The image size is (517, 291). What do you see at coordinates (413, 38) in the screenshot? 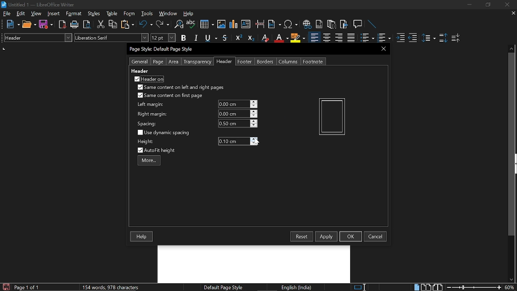
I see `Decrease indent` at bounding box center [413, 38].